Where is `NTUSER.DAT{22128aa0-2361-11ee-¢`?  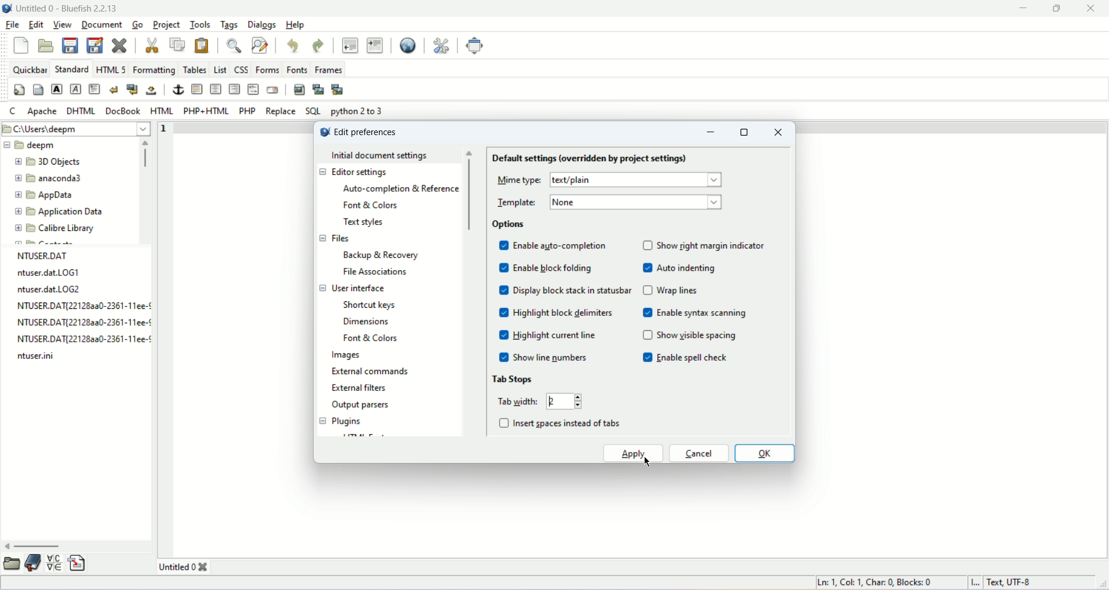 NTUSER.DAT{22128aa0-2361-11ee-¢ is located at coordinates (80, 322).